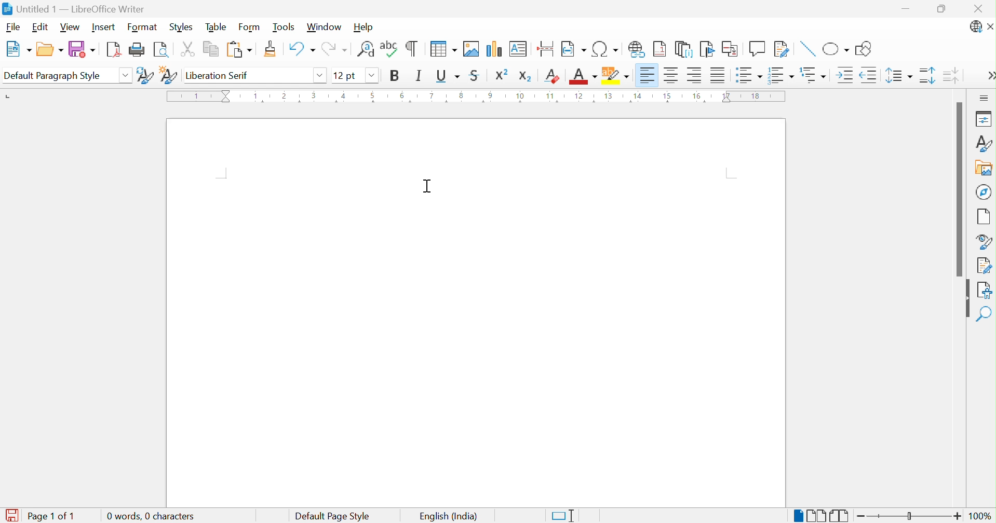 The height and width of the screenshot is (523, 996). I want to click on Minimize, so click(906, 10).